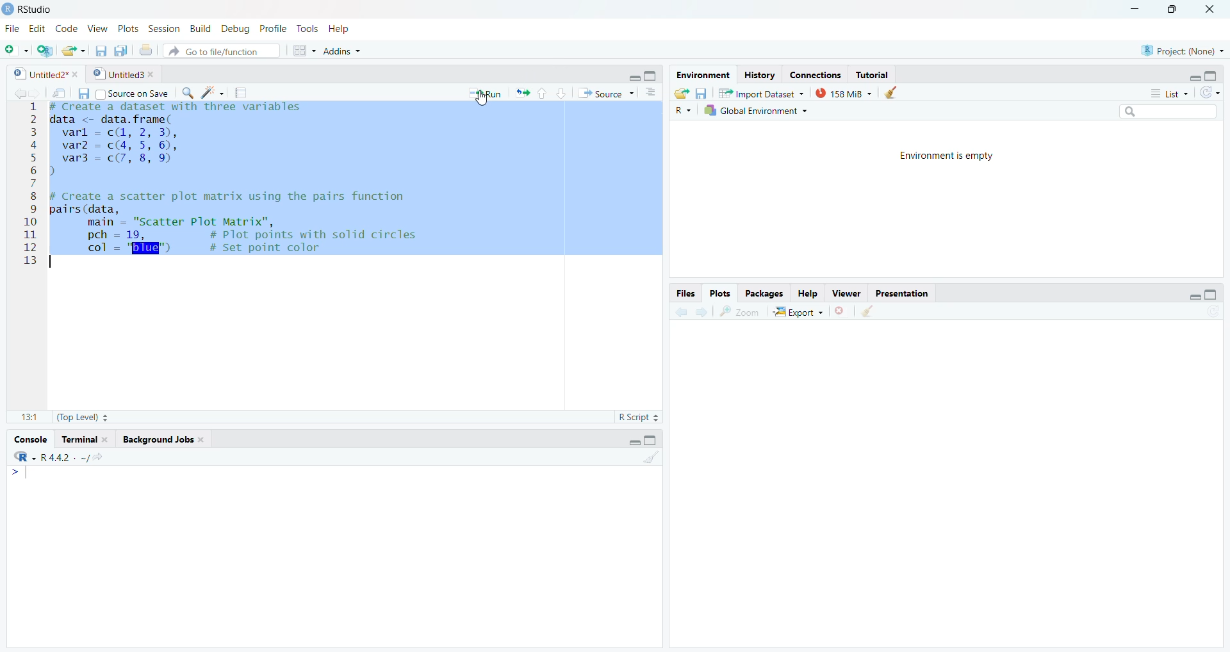  What do you see at coordinates (540, 92) in the screenshot?
I see `Rerun the previous code` at bounding box center [540, 92].